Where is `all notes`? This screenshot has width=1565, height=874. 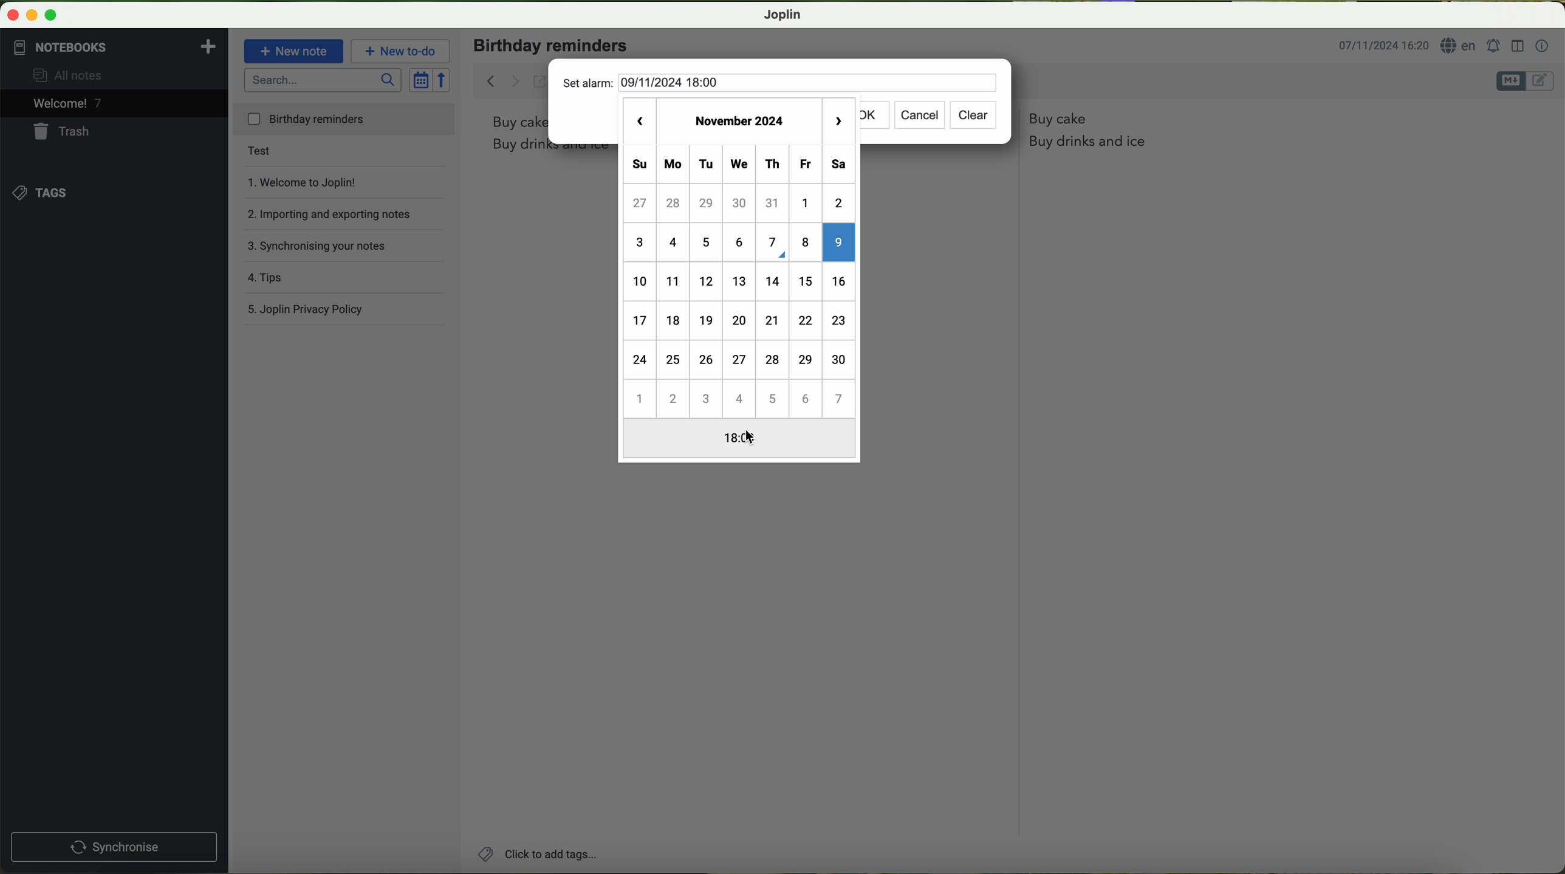 all notes is located at coordinates (80, 76).